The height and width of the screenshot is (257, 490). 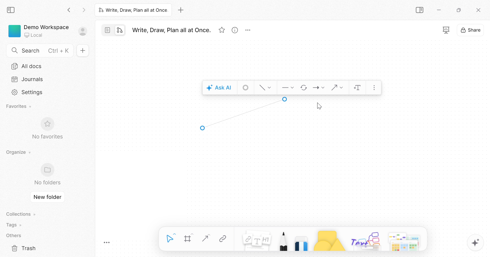 I want to click on Frame, so click(x=188, y=239).